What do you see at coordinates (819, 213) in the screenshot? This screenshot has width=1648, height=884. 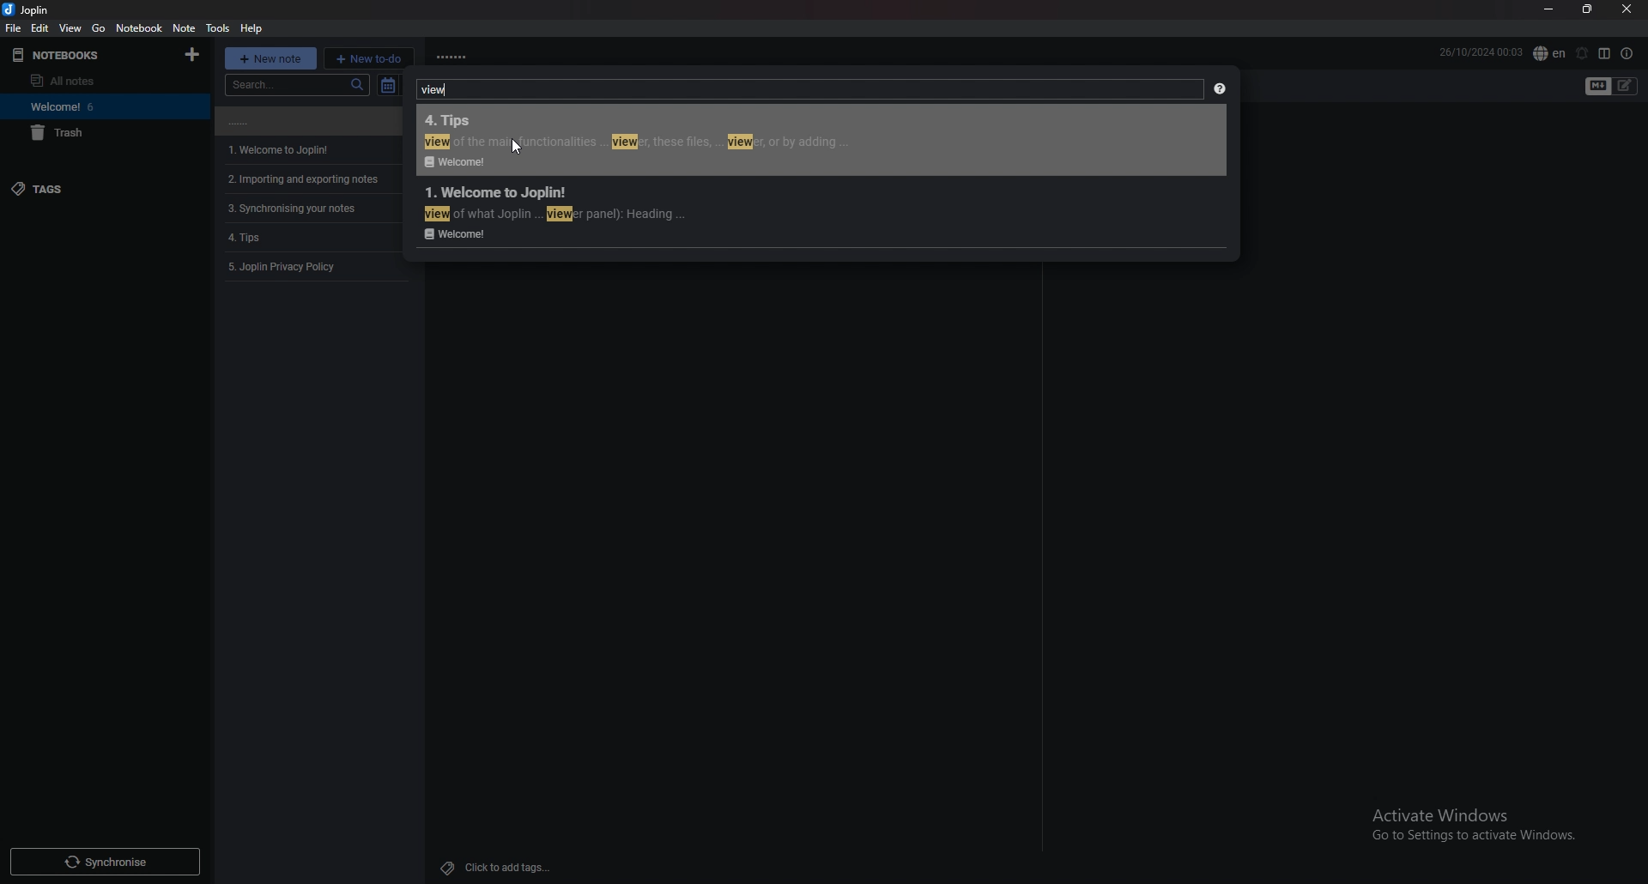 I see `search result` at bounding box center [819, 213].